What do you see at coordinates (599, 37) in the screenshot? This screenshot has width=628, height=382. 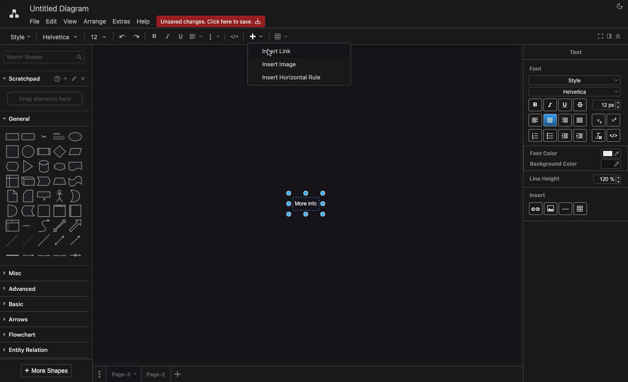 I see `Collapse` at bounding box center [599, 37].